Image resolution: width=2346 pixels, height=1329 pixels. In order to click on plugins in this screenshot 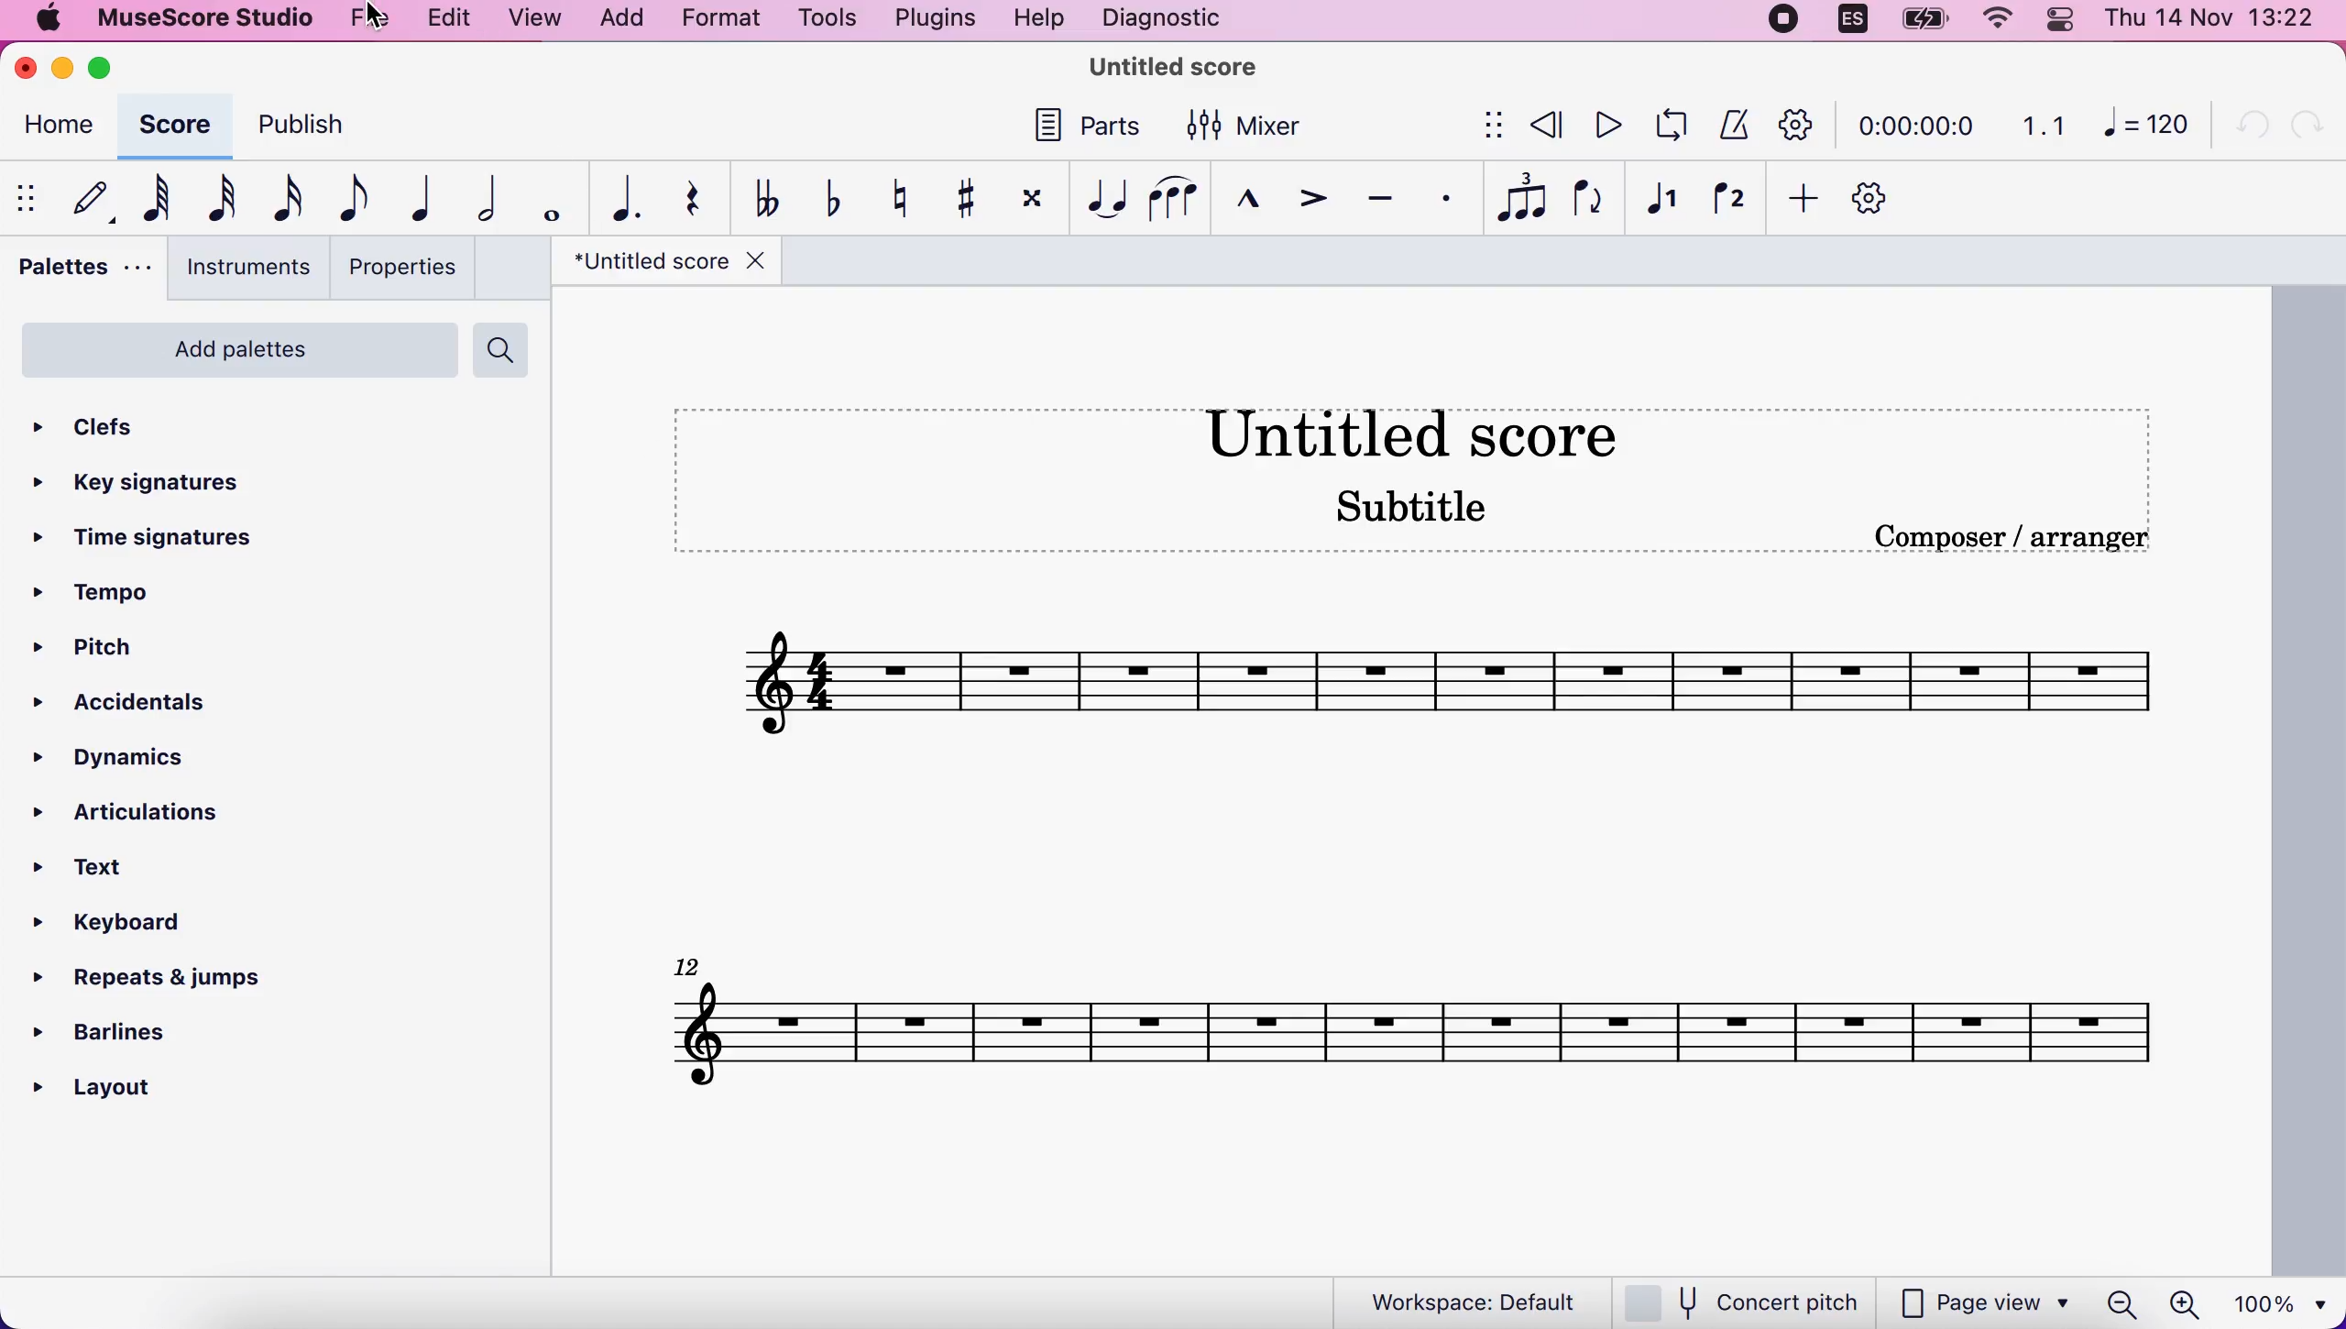, I will do `click(926, 20)`.